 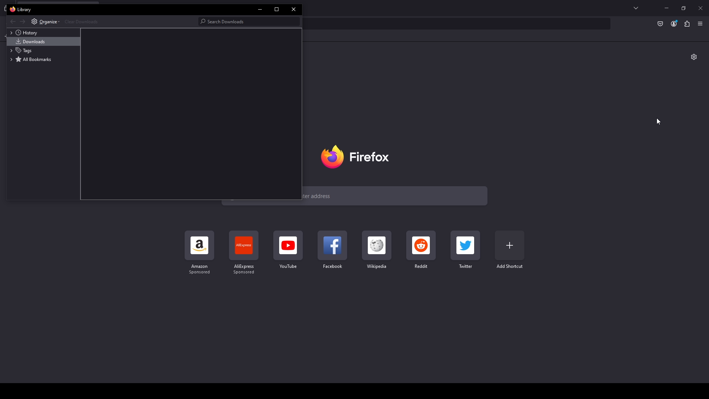 What do you see at coordinates (246, 253) in the screenshot?
I see `Ali express` at bounding box center [246, 253].